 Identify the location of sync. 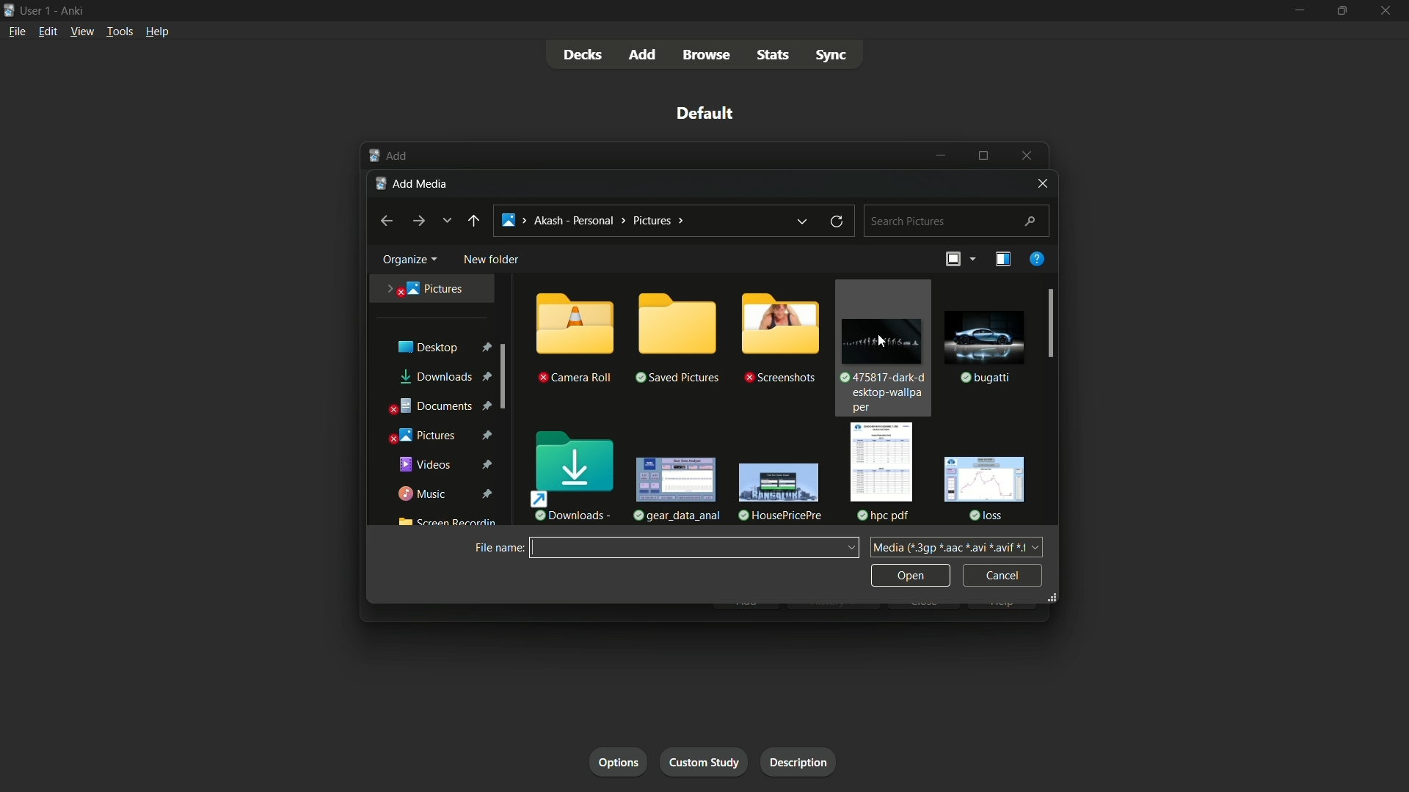
(834, 56).